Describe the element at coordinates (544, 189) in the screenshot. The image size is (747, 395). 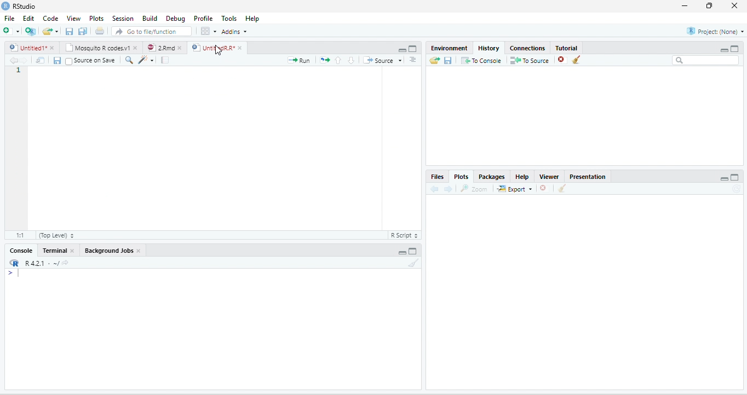
I see `Remove current plot` at that location.